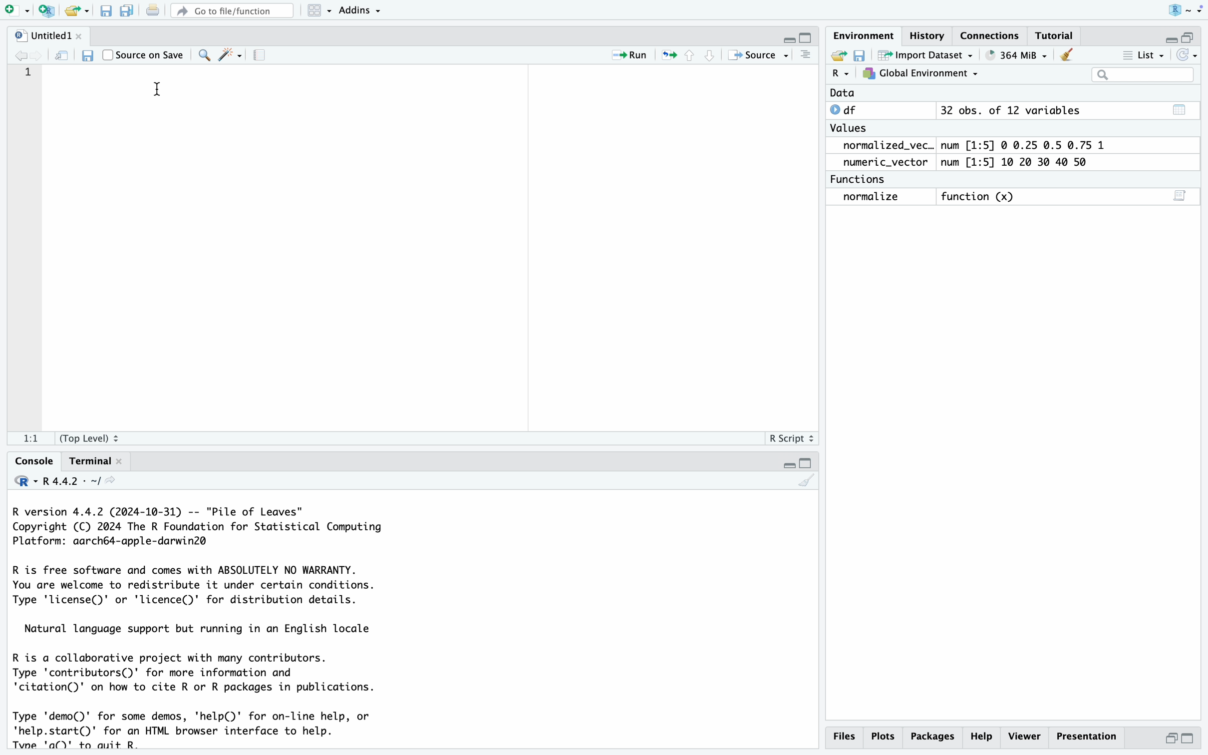  What do you see at coordinates (981, 197) in the screenshot?
I see `function (x)` at bounding box center [981, 197].